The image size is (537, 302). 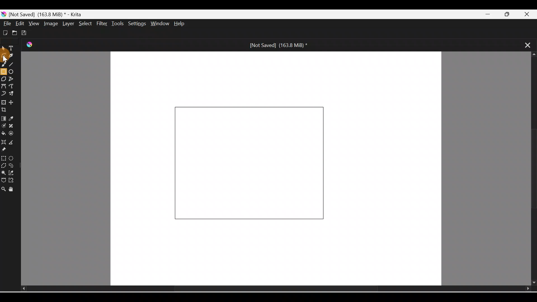 What do you see at coordinates (45, 14) in the screenshot?
I see `[Not Saved] (171.2 MiB) * - Krita` at bounding box center [45, 14].